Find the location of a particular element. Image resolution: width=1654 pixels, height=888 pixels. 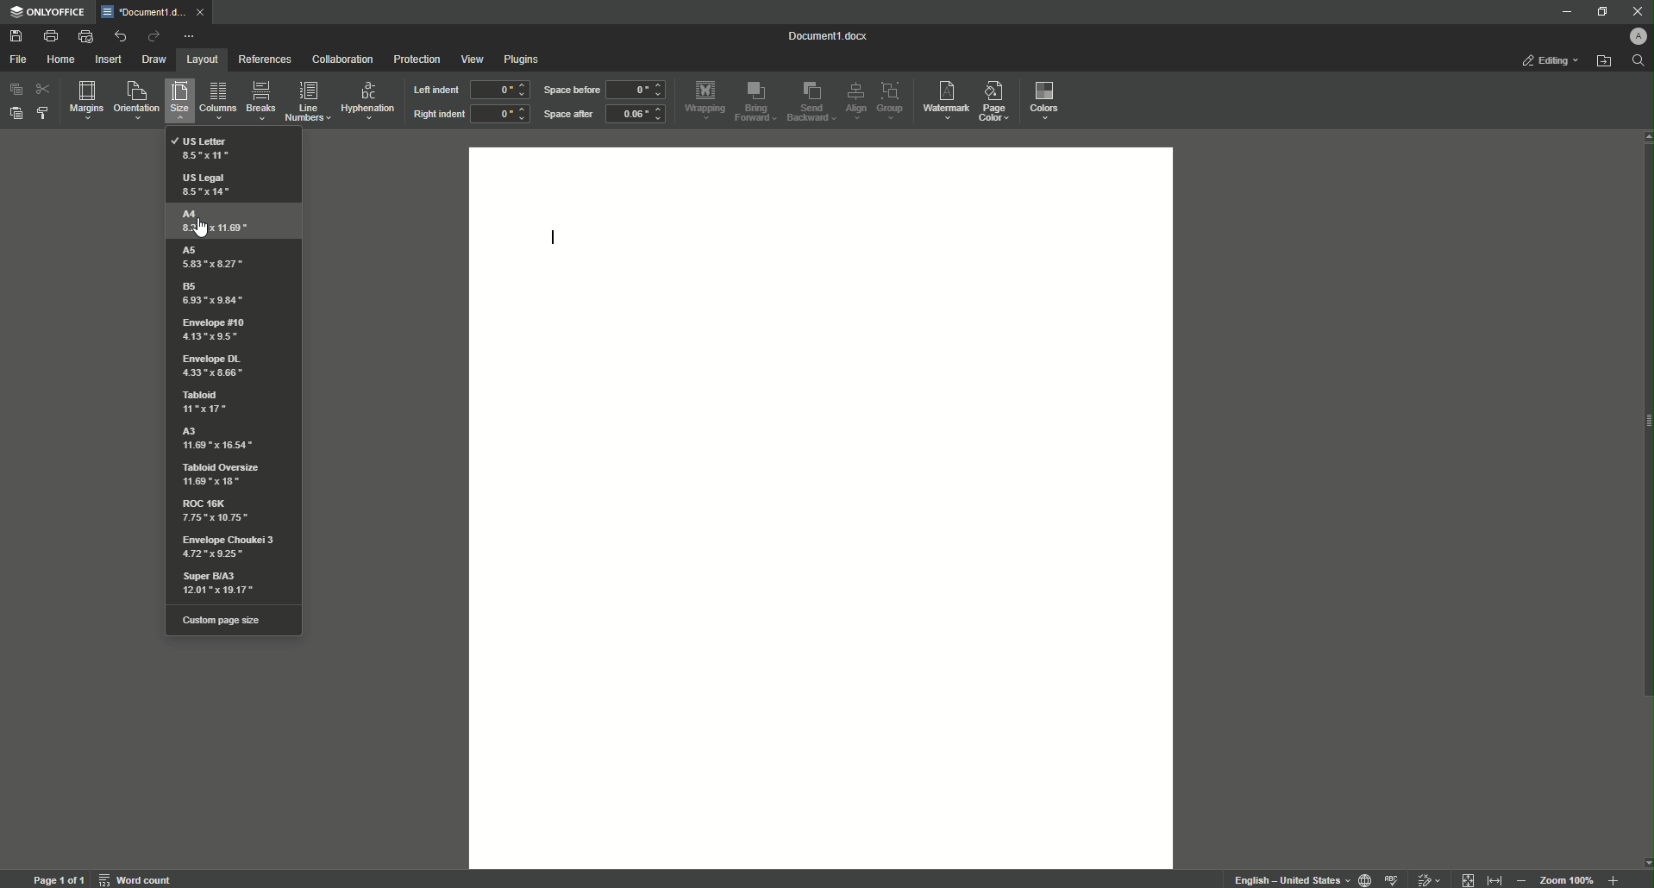

Cursor is located at coordinates (203, 228).